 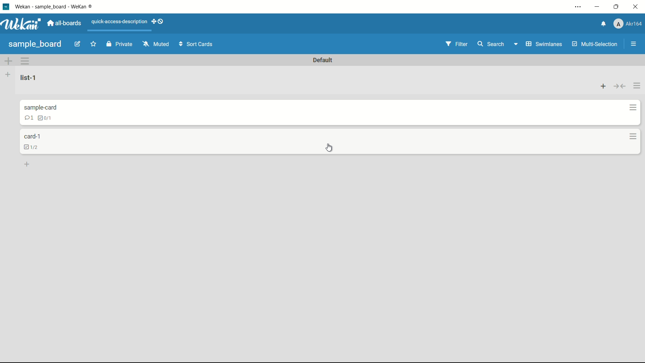 I want to click on multi-selection, so click(x=594, y=44).